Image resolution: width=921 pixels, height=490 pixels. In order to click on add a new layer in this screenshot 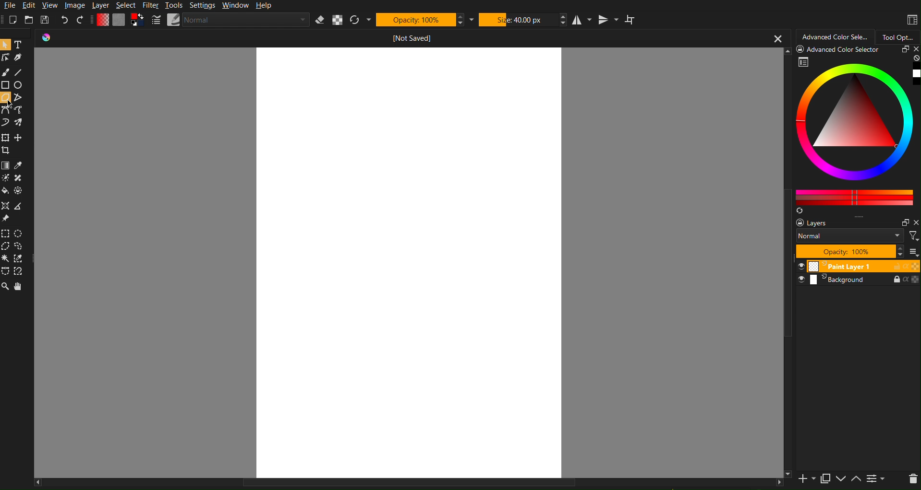, I will do `click(807, 479)`.